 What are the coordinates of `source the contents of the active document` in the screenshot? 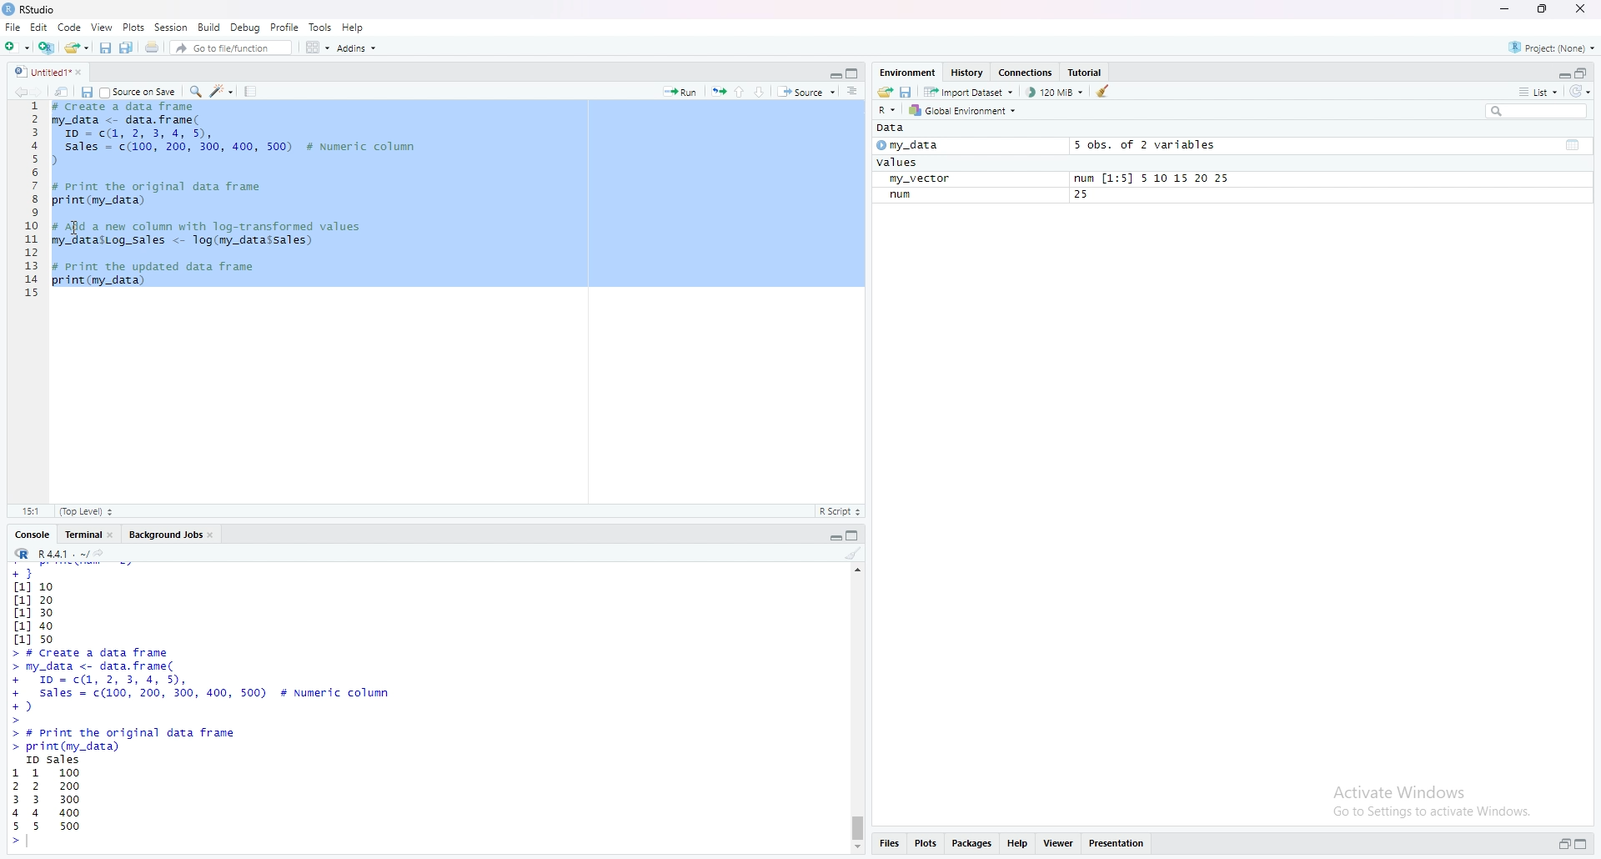 It's located at (808, 93).